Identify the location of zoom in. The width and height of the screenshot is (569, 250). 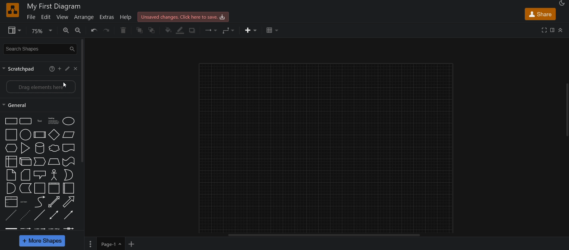
(80, 30).